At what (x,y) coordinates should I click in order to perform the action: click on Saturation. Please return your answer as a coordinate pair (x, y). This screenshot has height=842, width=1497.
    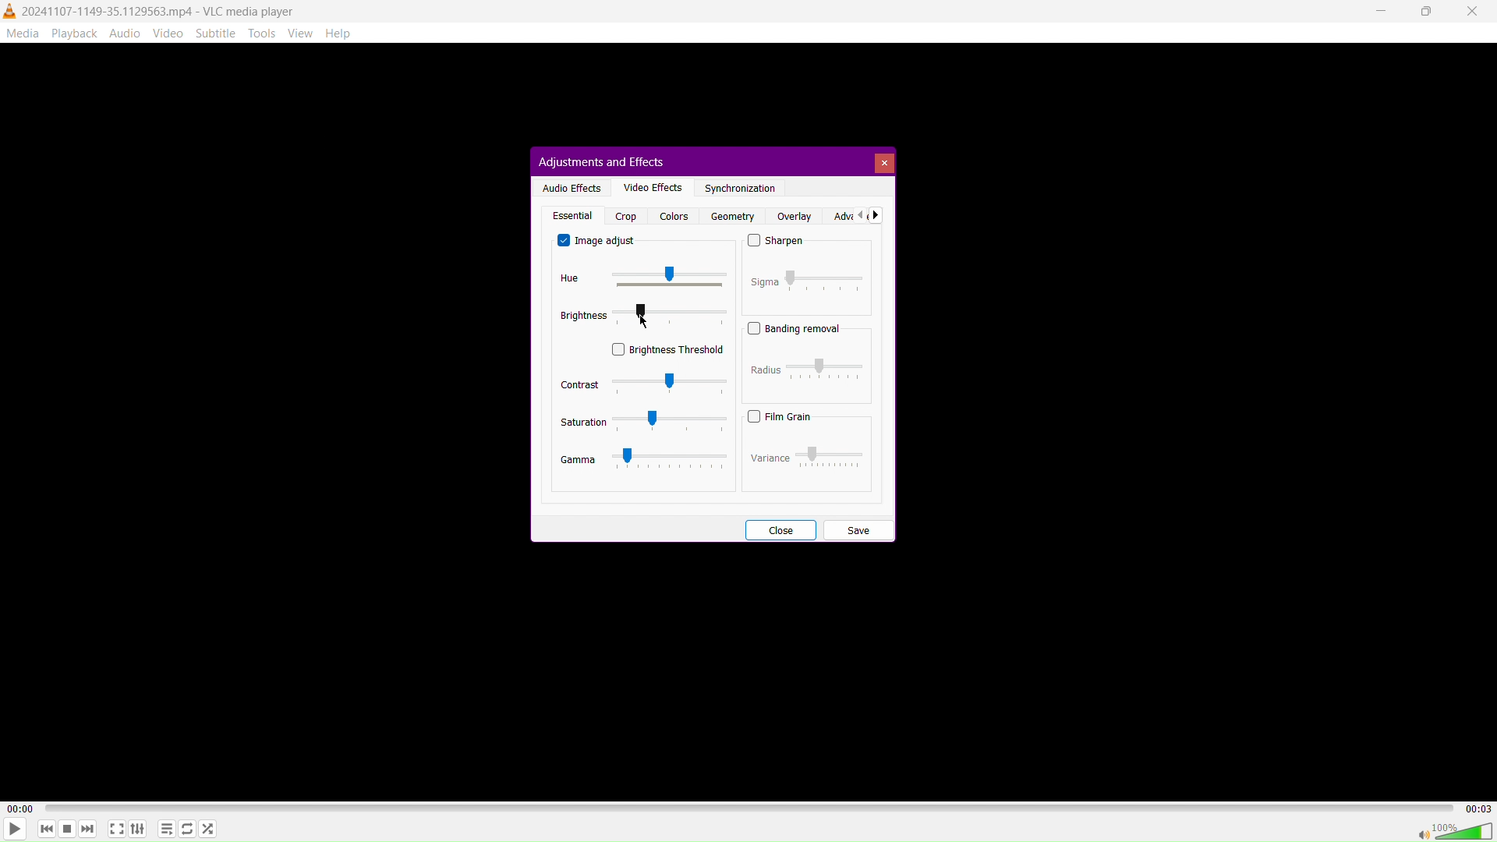
    Looking at the image, I should click on (643, 422).